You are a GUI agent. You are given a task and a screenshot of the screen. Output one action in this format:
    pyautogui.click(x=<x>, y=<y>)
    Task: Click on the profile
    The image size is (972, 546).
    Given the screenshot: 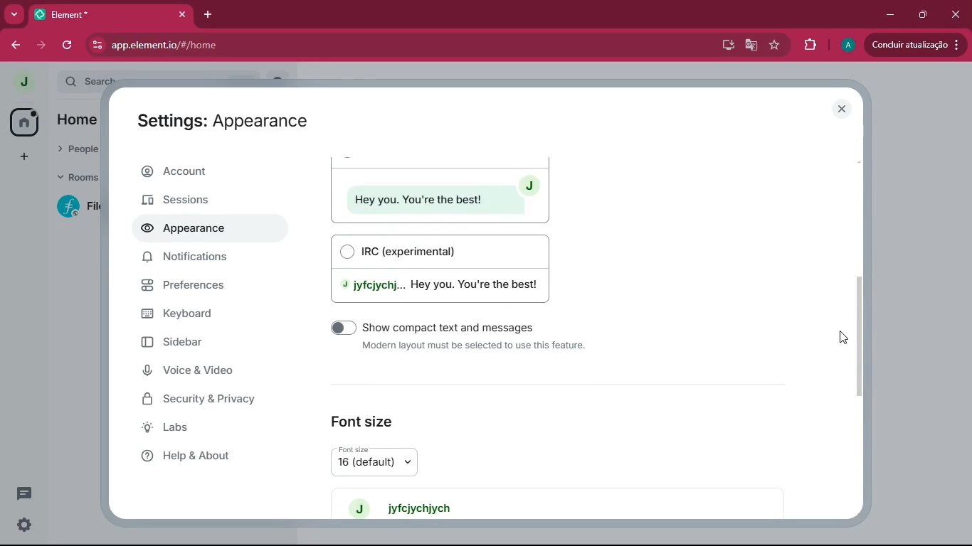 What is the action you would take?
    pyautogui.click(x=845, y=46)
    